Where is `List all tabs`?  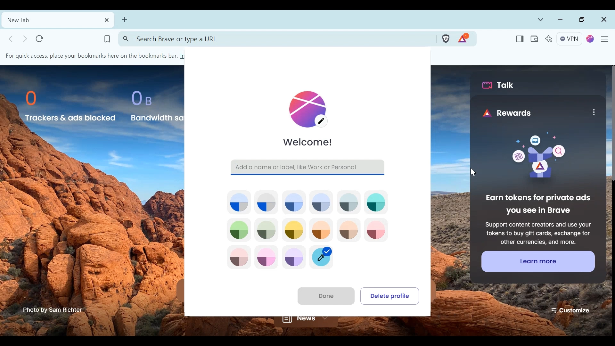 List all tabs is located at coordinates (541, 20).